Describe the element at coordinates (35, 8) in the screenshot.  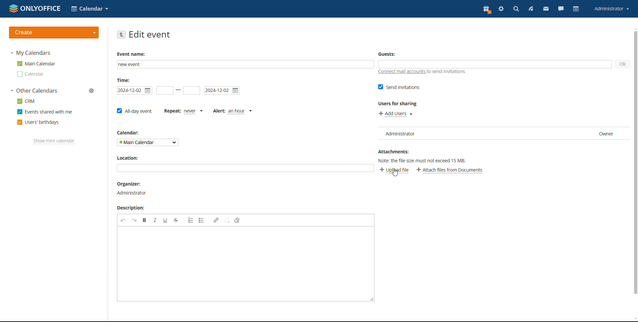
I see `logo` at that location.